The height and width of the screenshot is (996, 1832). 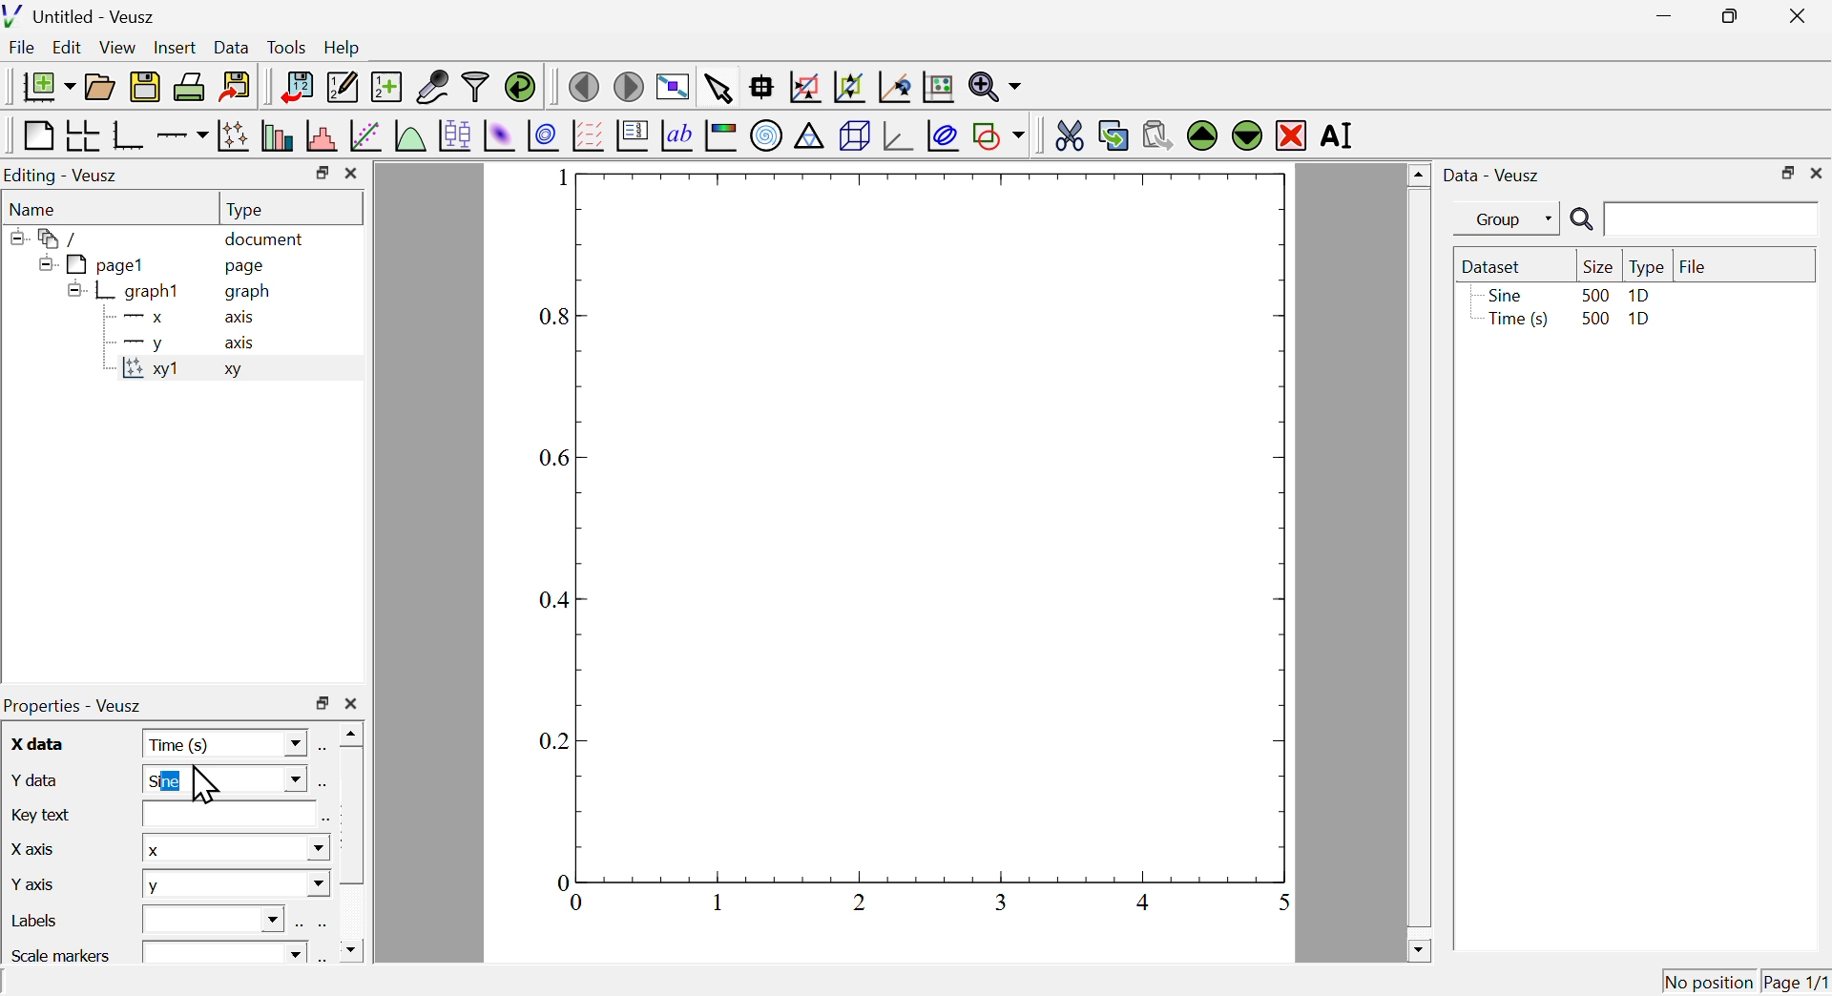 What do you see at coordinates (553, 177) in the screenshot?
I see `1` at bounding box center [553, 177].